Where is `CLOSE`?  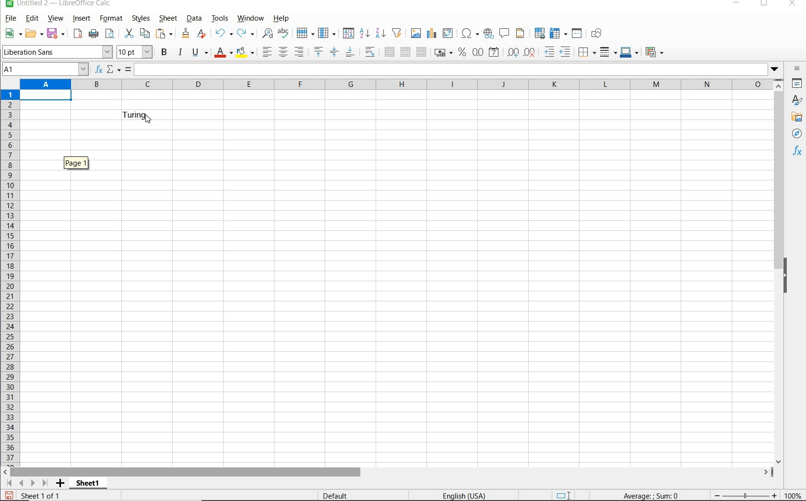
CLOSE is located at coordinates (793, 5).